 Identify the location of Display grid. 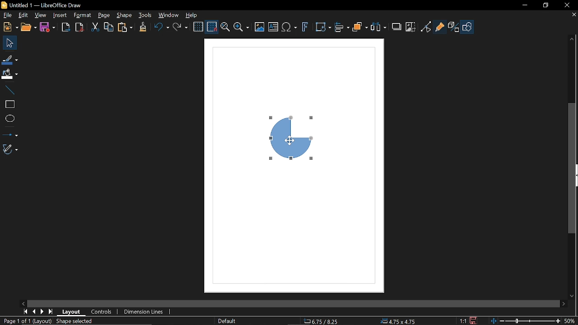
(199, 26).